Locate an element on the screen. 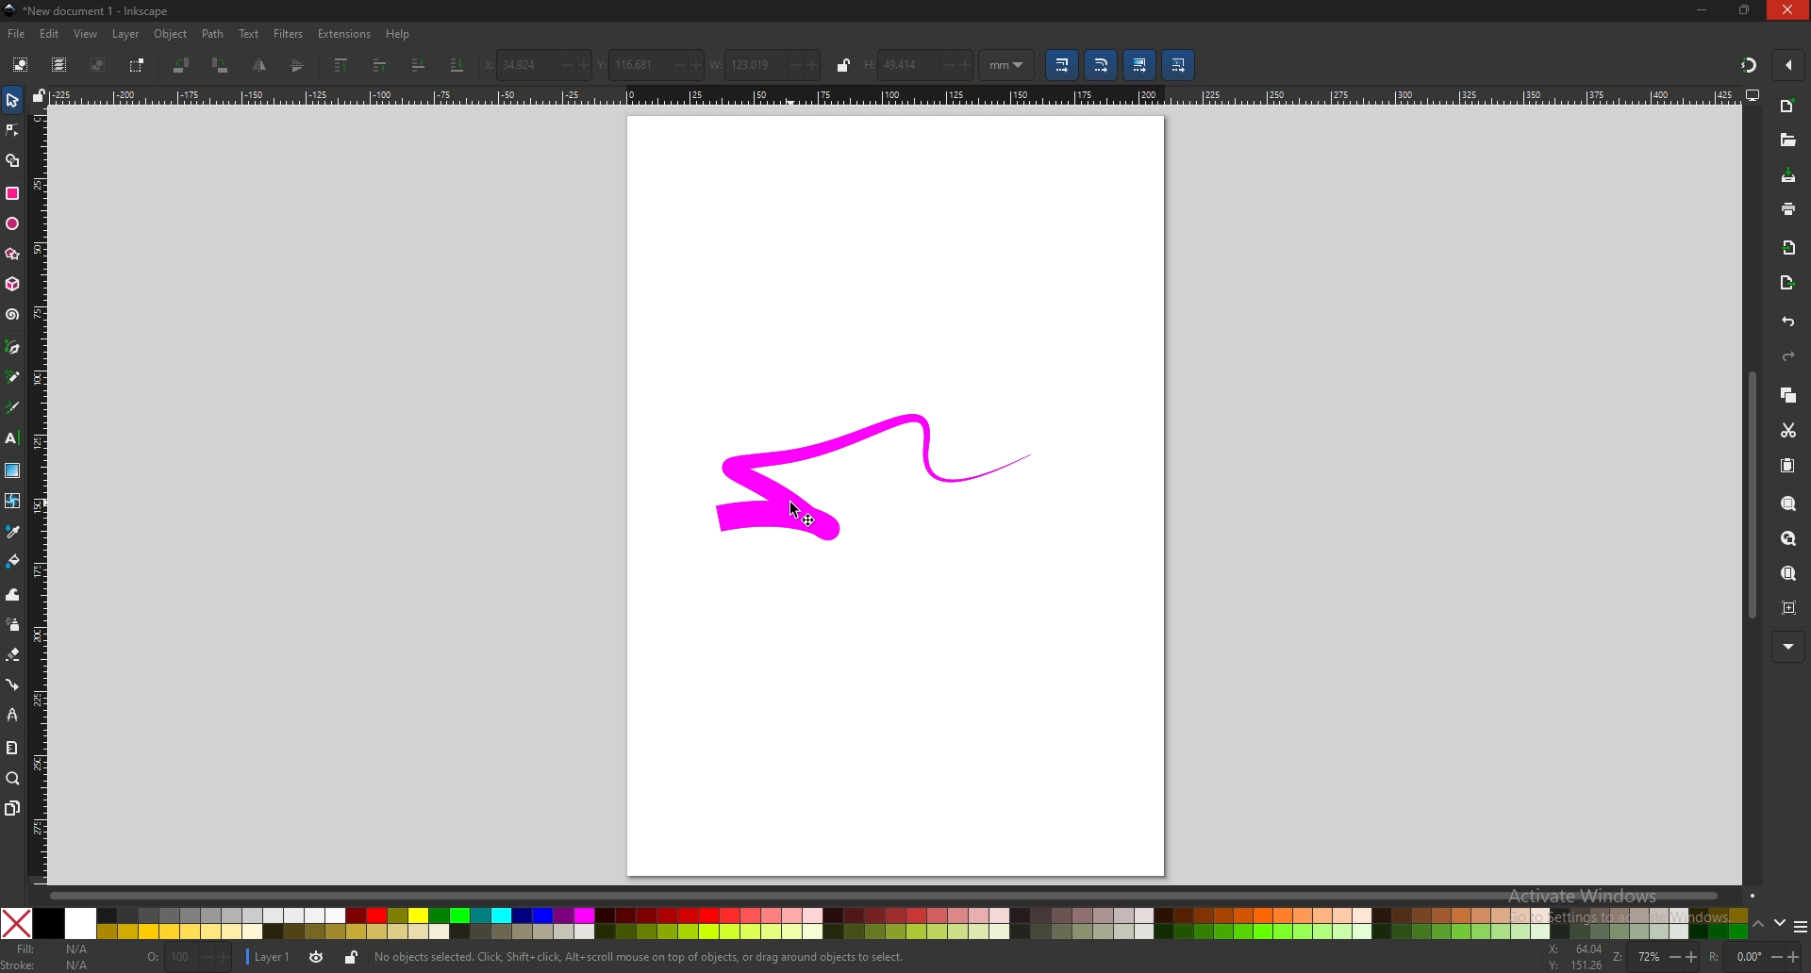 This screenshot has width=1811, height=973. file is located at coordinates (17, 35).